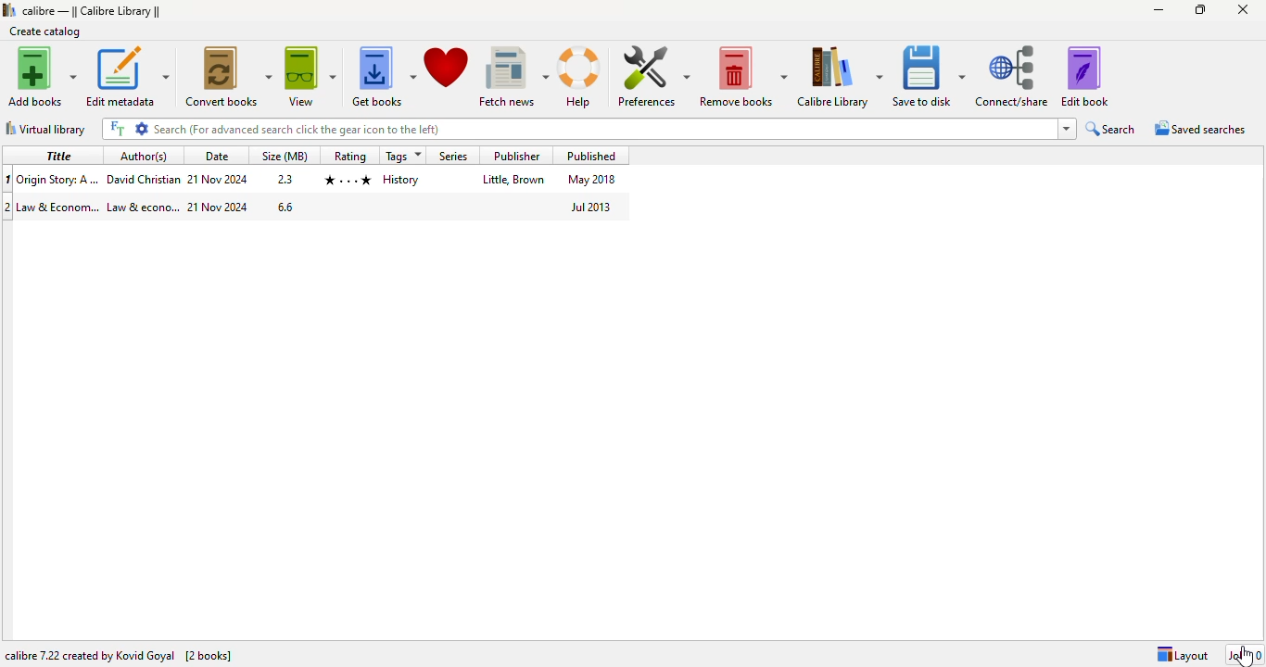 This screenshot has height=667, width=1266. What do you see at coordinates (593, 180) in the screenshot?
I see `published date` at bounding box center [593, 180].